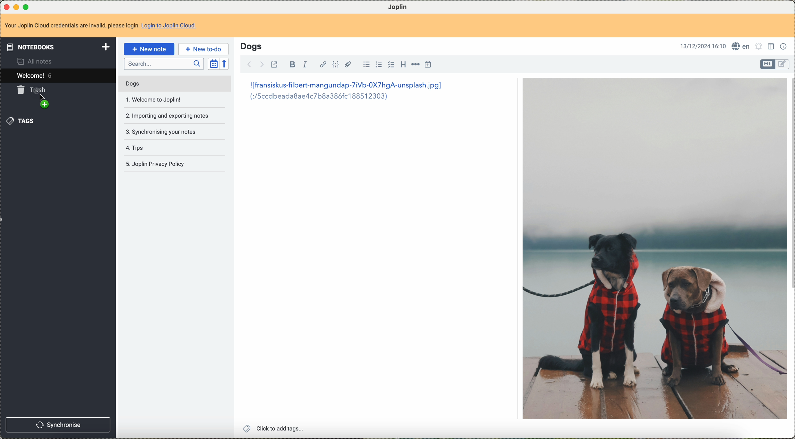 This screenshot has width=795, height=439. Describe the element at coordinates (250, 64) in the screenshot. I see `back` at that location.